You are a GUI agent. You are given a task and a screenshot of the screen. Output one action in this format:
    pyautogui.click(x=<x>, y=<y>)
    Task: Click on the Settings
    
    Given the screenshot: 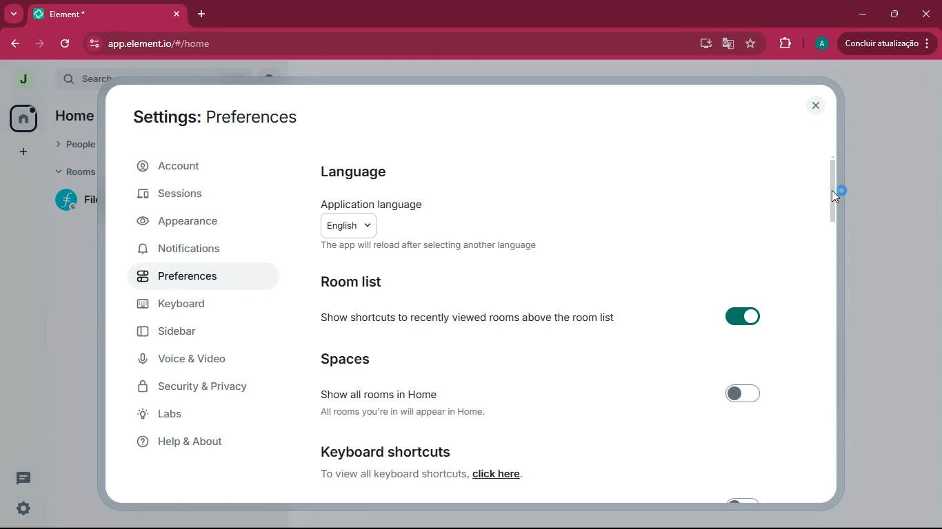 What is the action you would take?
    pyautogui.click(x=26, y=510)
    